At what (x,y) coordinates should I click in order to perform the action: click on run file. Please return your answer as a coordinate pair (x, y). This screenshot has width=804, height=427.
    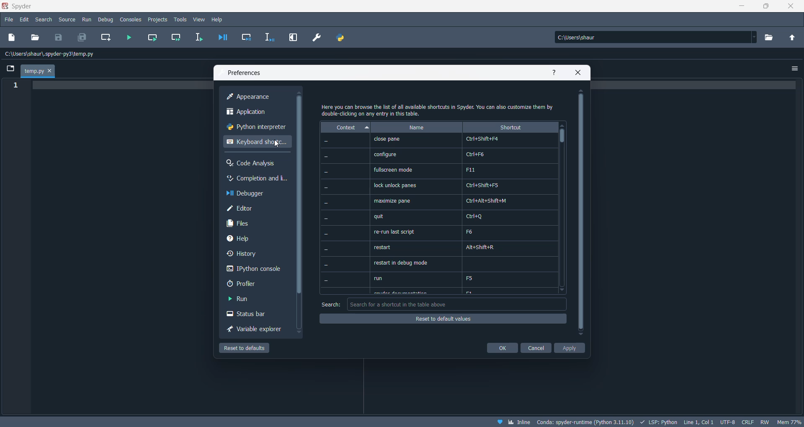
    Looking at the image, I should click on (130, 38).